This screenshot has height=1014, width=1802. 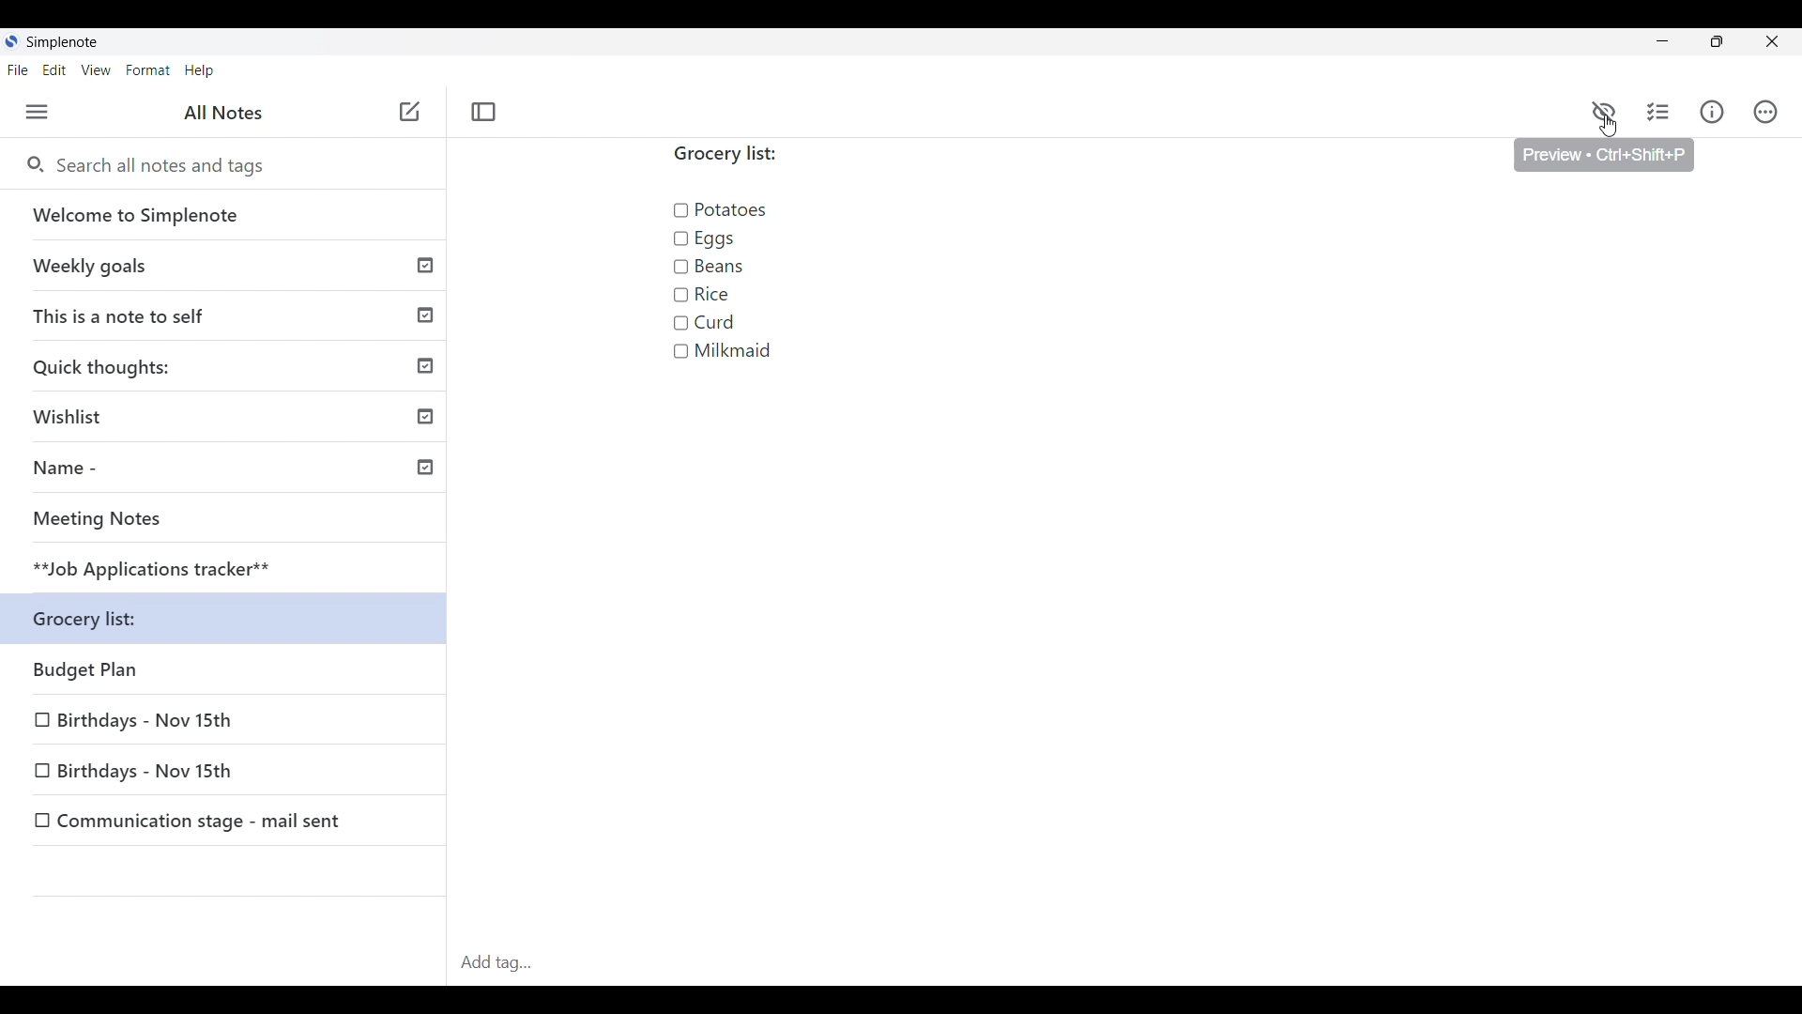 I want to click on Birthdays - Nov 15th, so click(x=225, y=723).